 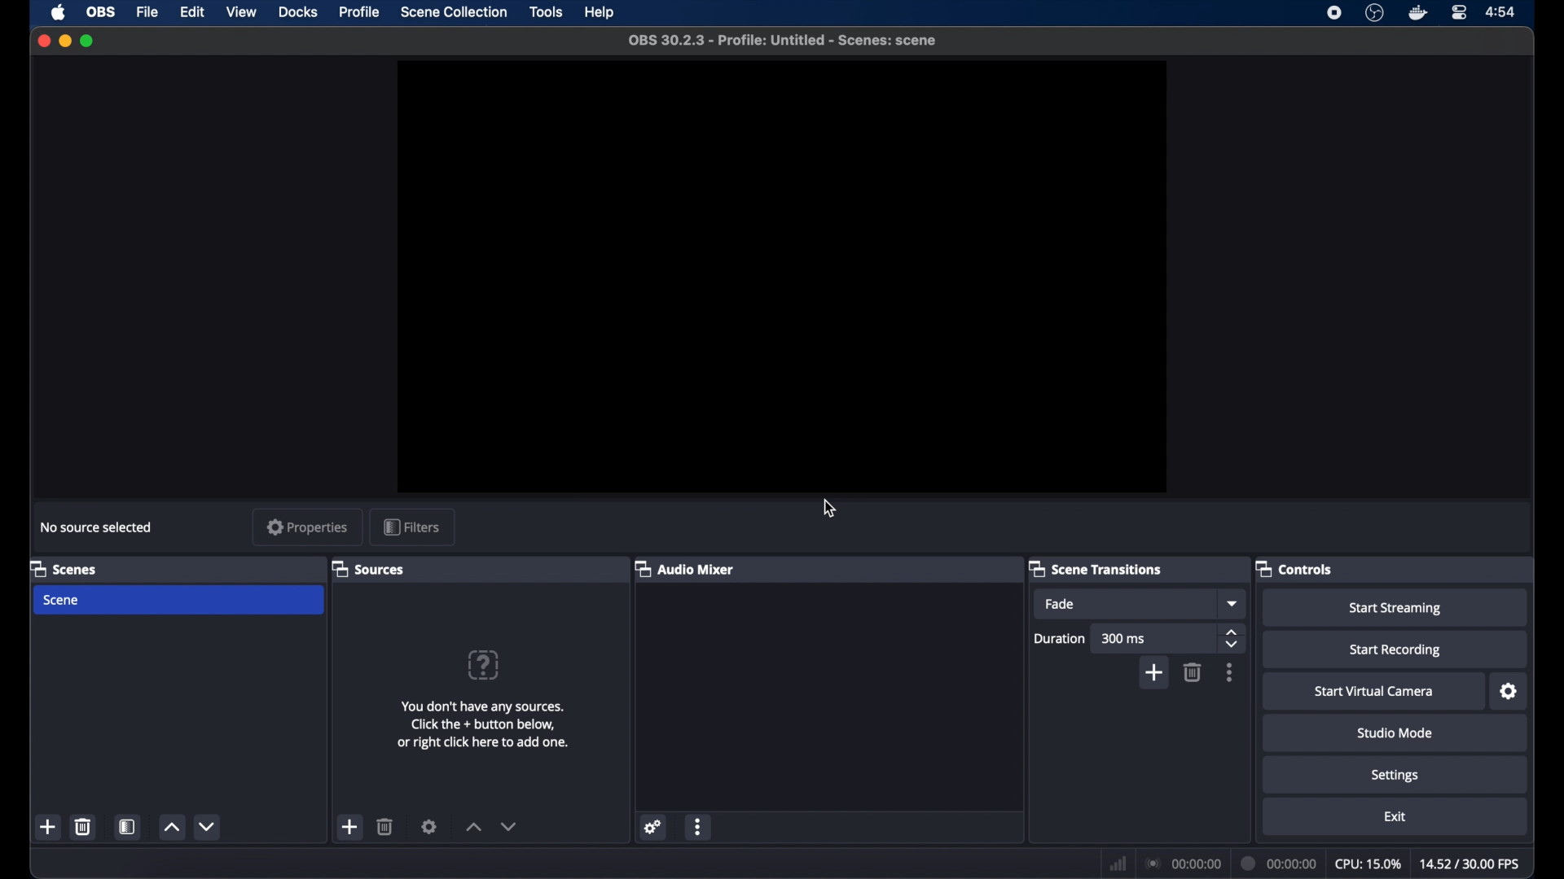 What do you see at coordinates (1193, 672) in the screenshot?
I see `trash` at bounding box center [1193, 672].